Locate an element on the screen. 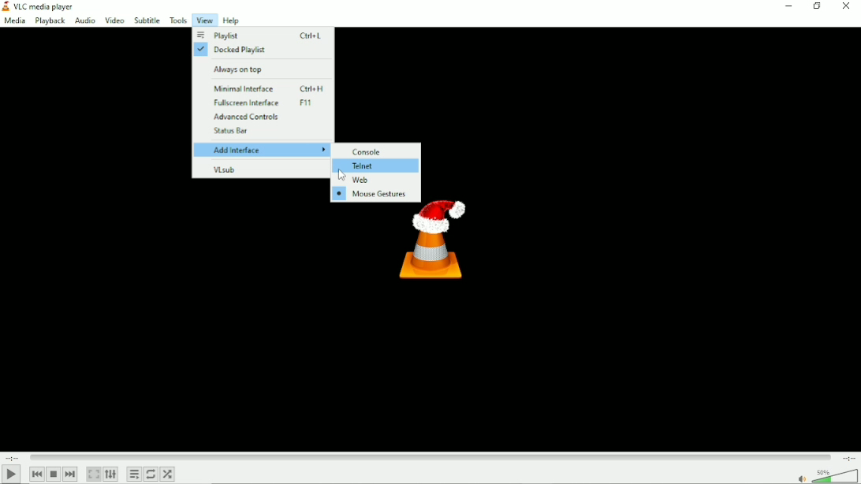  Restore down is located at coordinates (817, 6).